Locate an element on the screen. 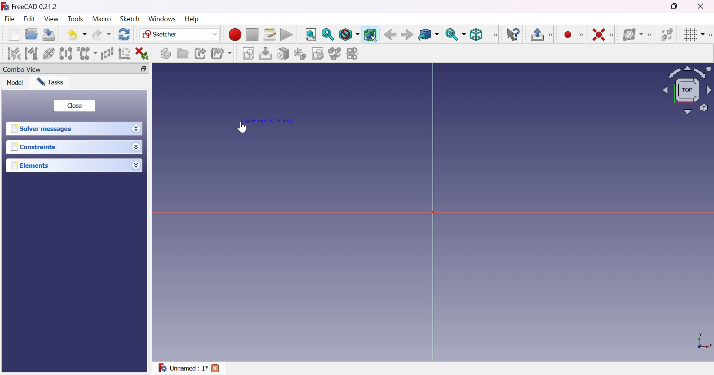 Image resolution: width=714 pixels, height=375 pixels. What's this? is located at coordinates (512, 35).